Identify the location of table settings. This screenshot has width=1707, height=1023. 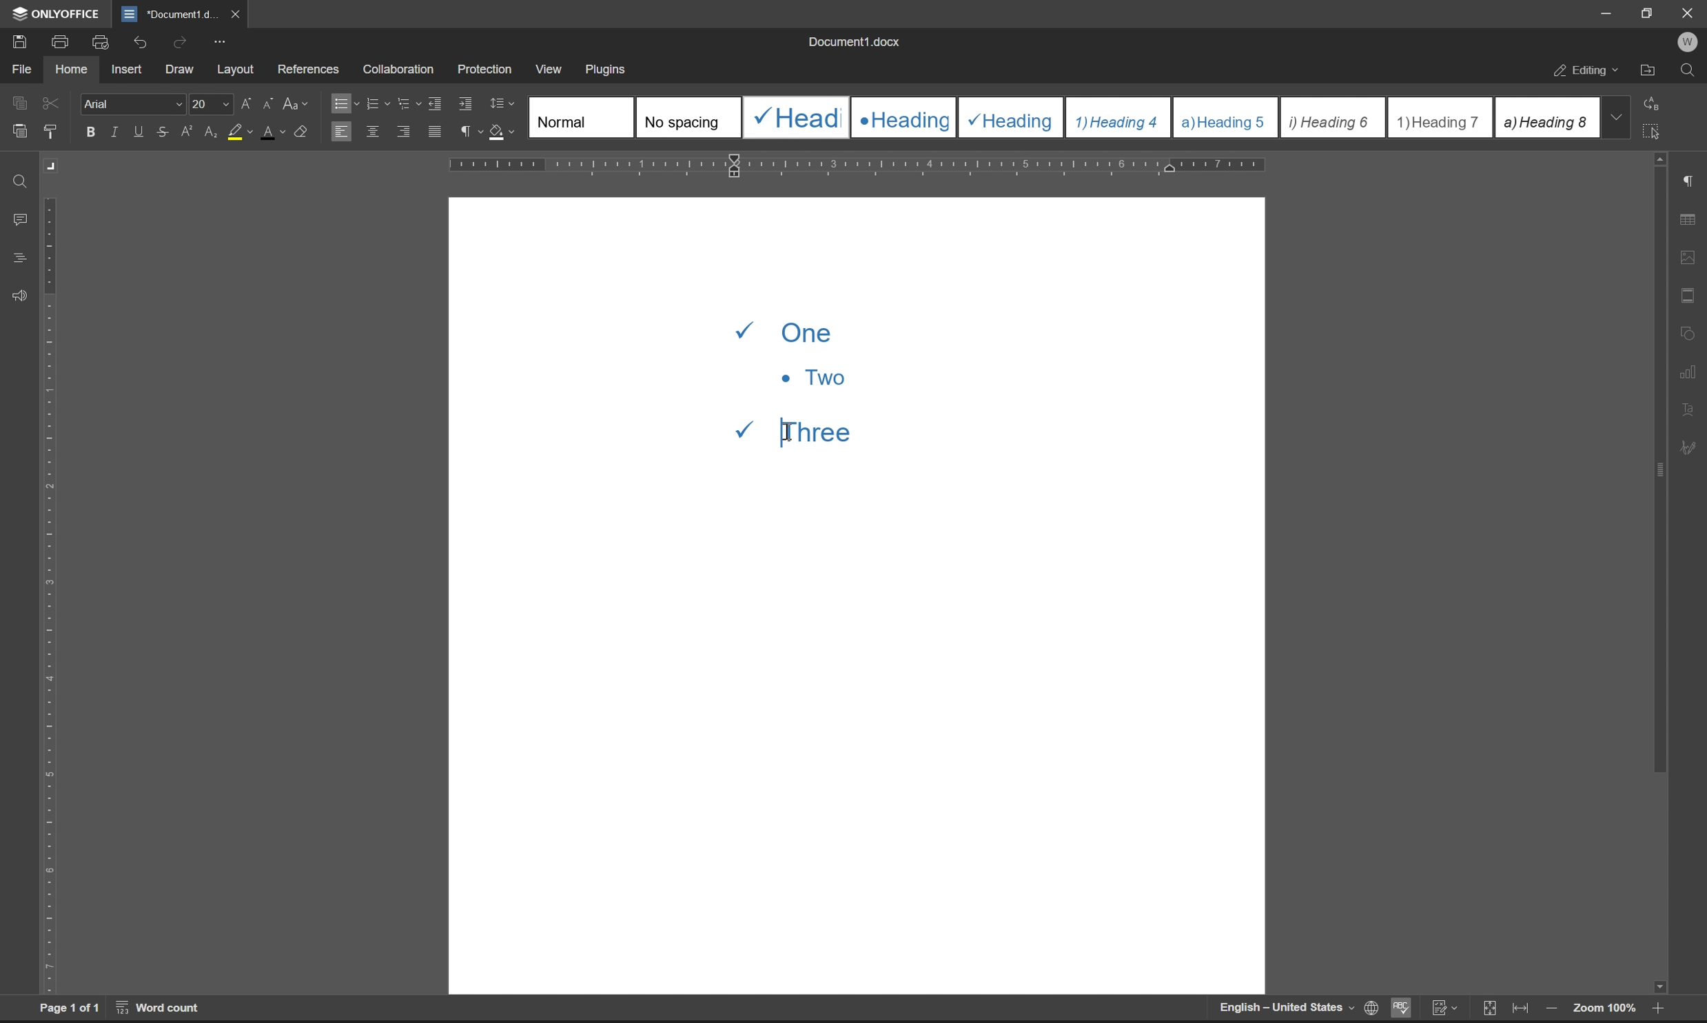
(1687, 221).